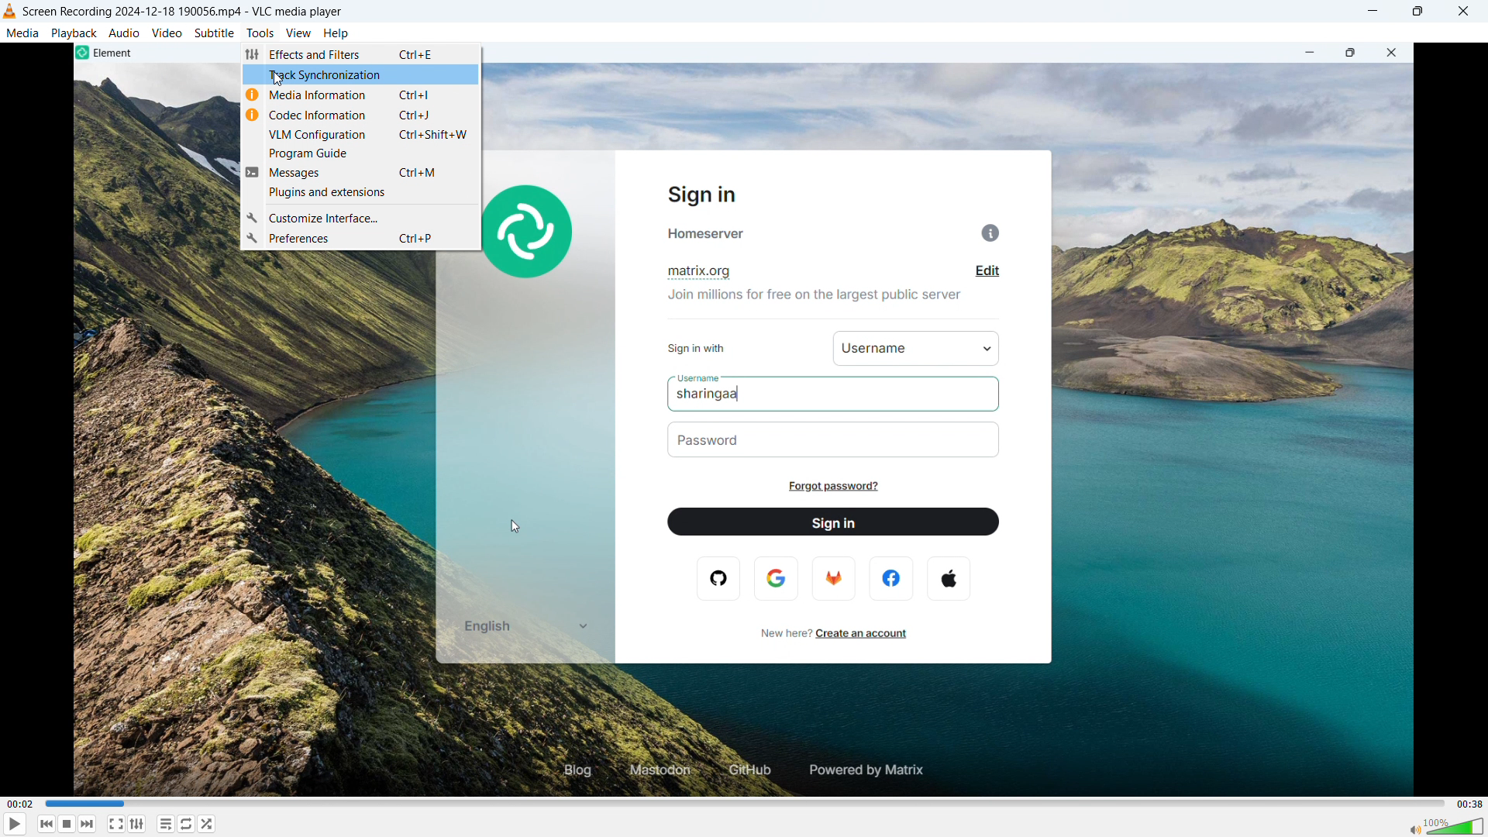 This screenshot has height=837, width=1488. Describe the element at coordinates (746, 804) in the screenshot. I see `time bar` at that location.